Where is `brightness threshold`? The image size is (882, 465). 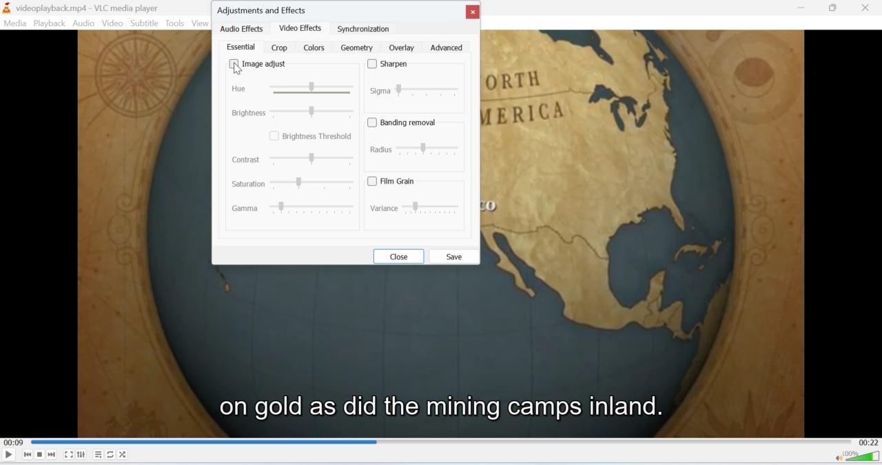
brightness threshold is located at coordinates (314, 136).